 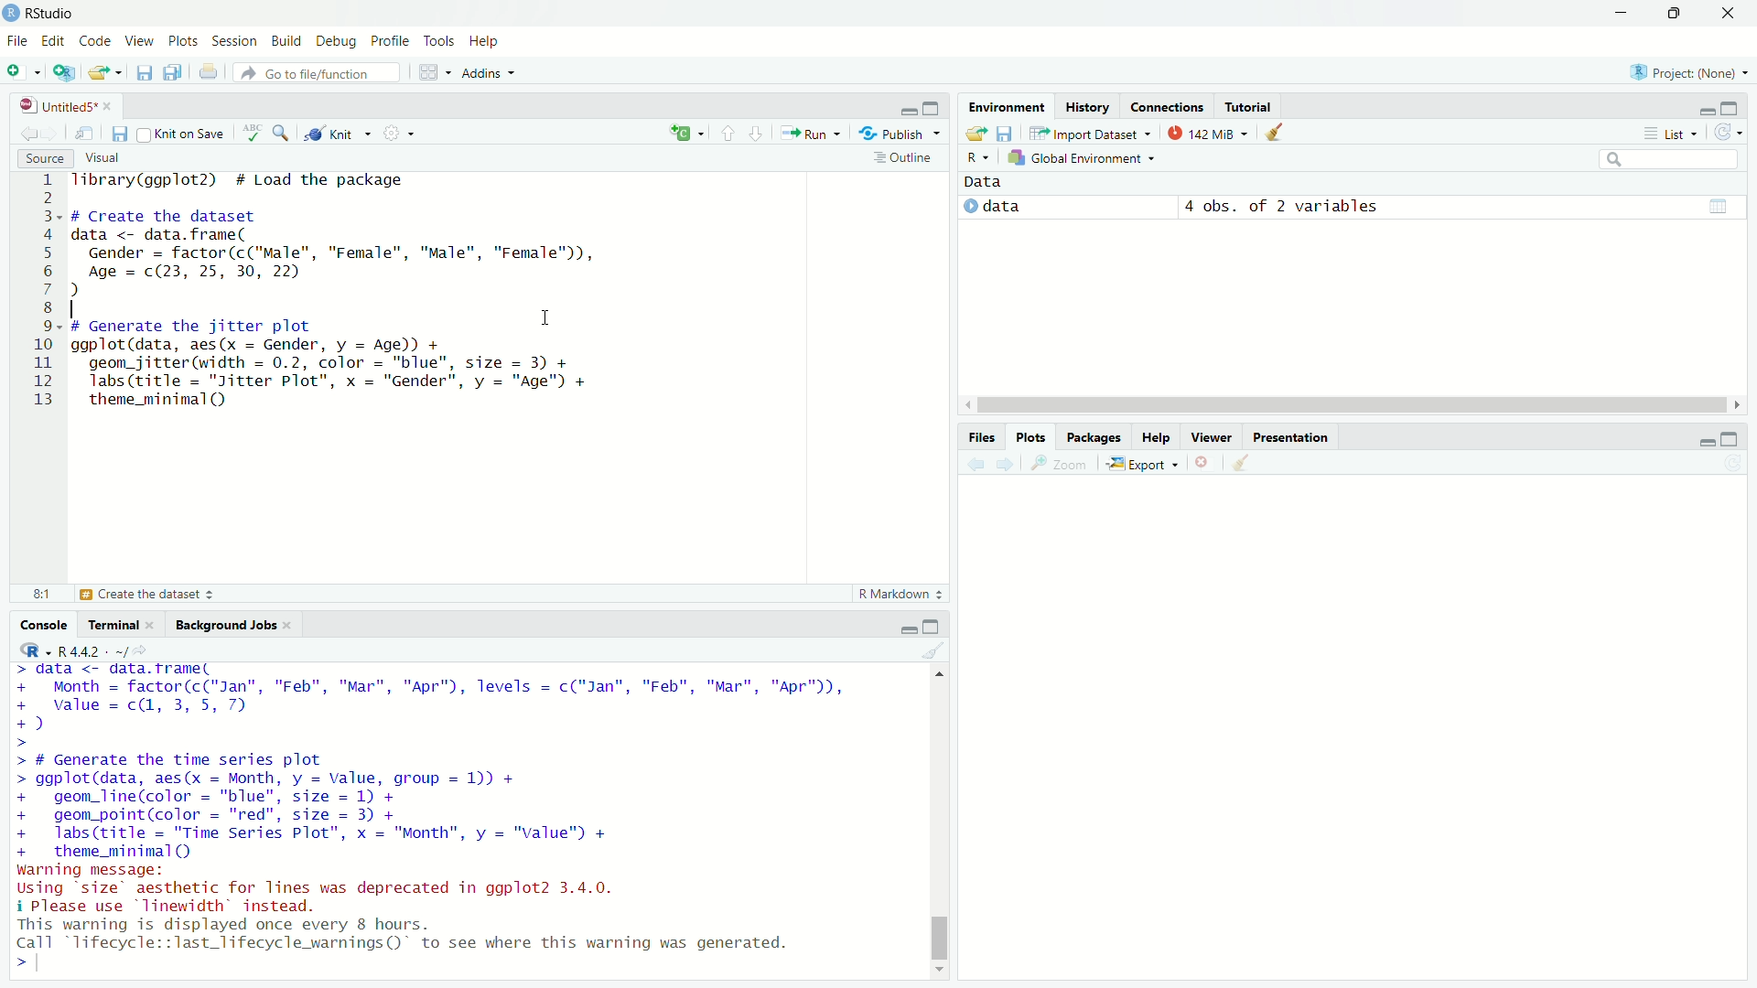 What do you see at coordinates (16, 41) in the screenshot?
I see `file` at bounding box center [16, 41].